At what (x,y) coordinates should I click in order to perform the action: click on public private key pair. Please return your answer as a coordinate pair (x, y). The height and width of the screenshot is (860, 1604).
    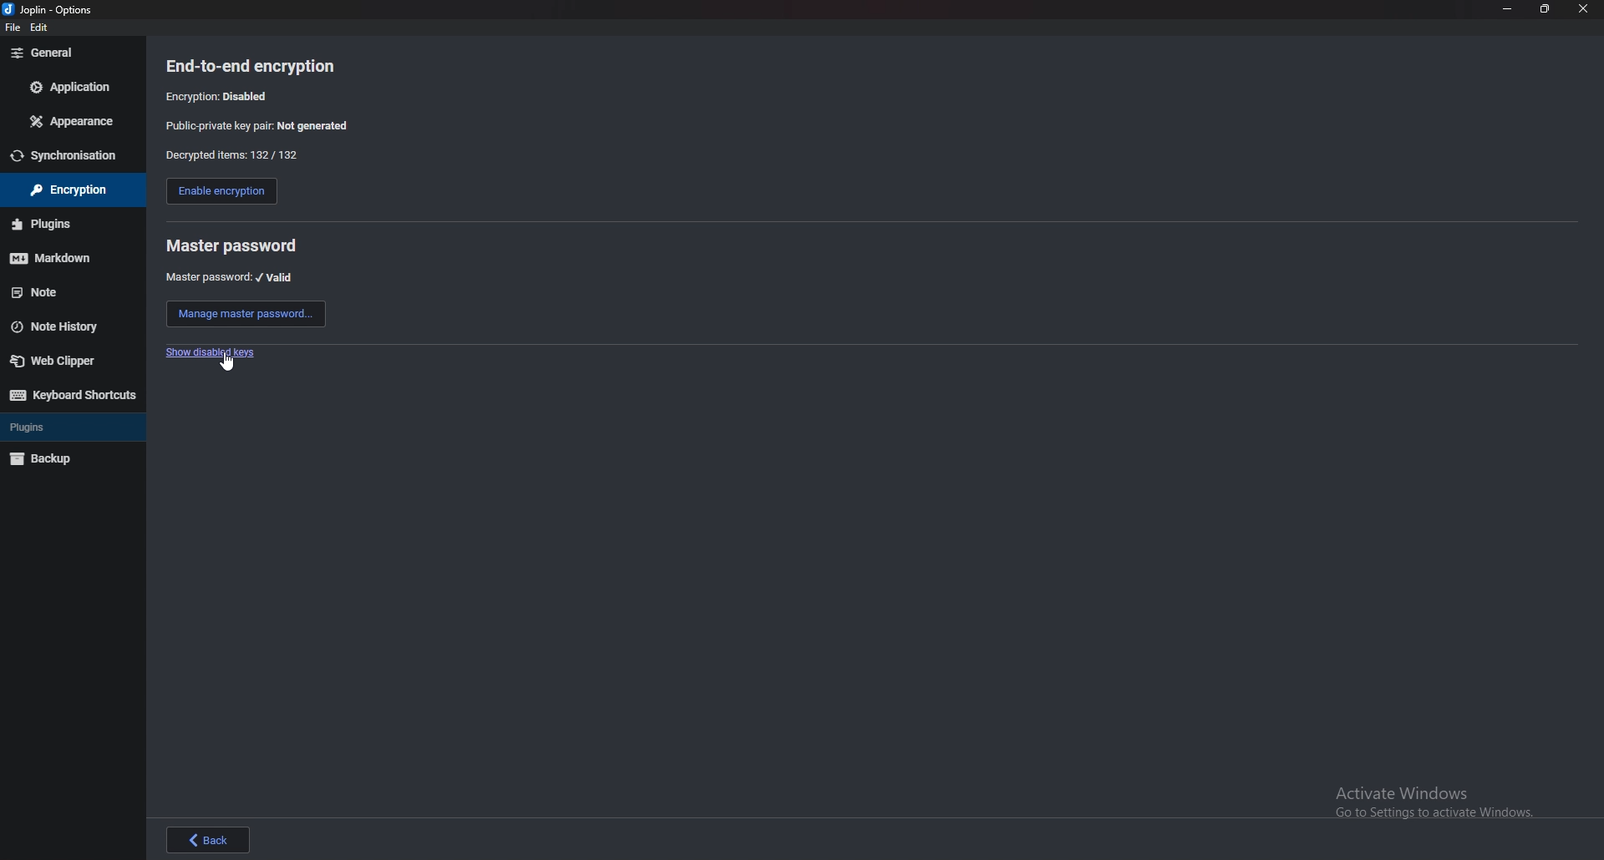
    Looking at the image, I should click on (255, 125).